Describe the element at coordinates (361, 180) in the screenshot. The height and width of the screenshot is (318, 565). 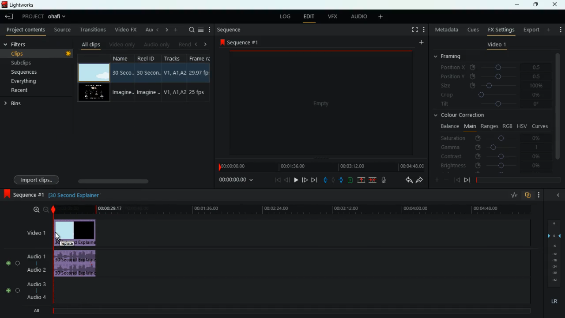
I see `up` at that location.